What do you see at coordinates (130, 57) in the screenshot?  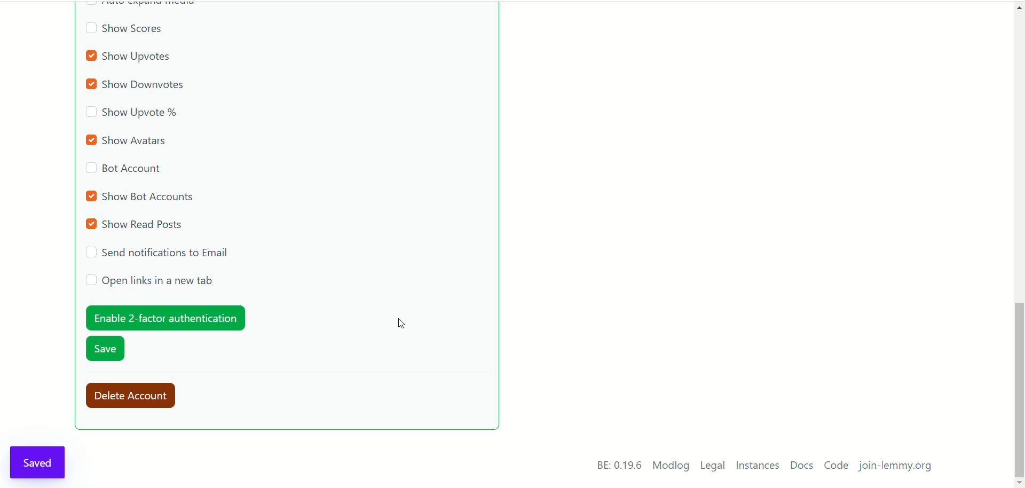 I see `selected show upvotes` at bounding box center [130, 57].